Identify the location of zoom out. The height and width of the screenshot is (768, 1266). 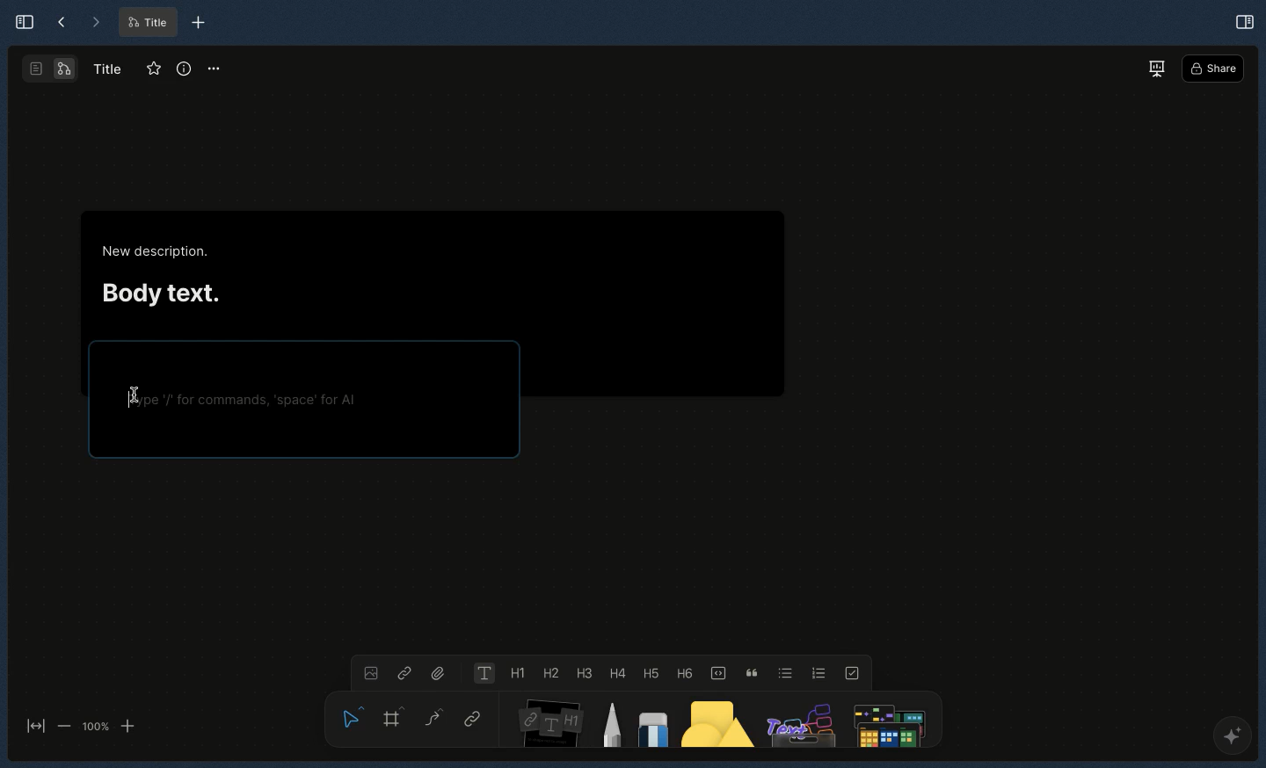
(63, 725).